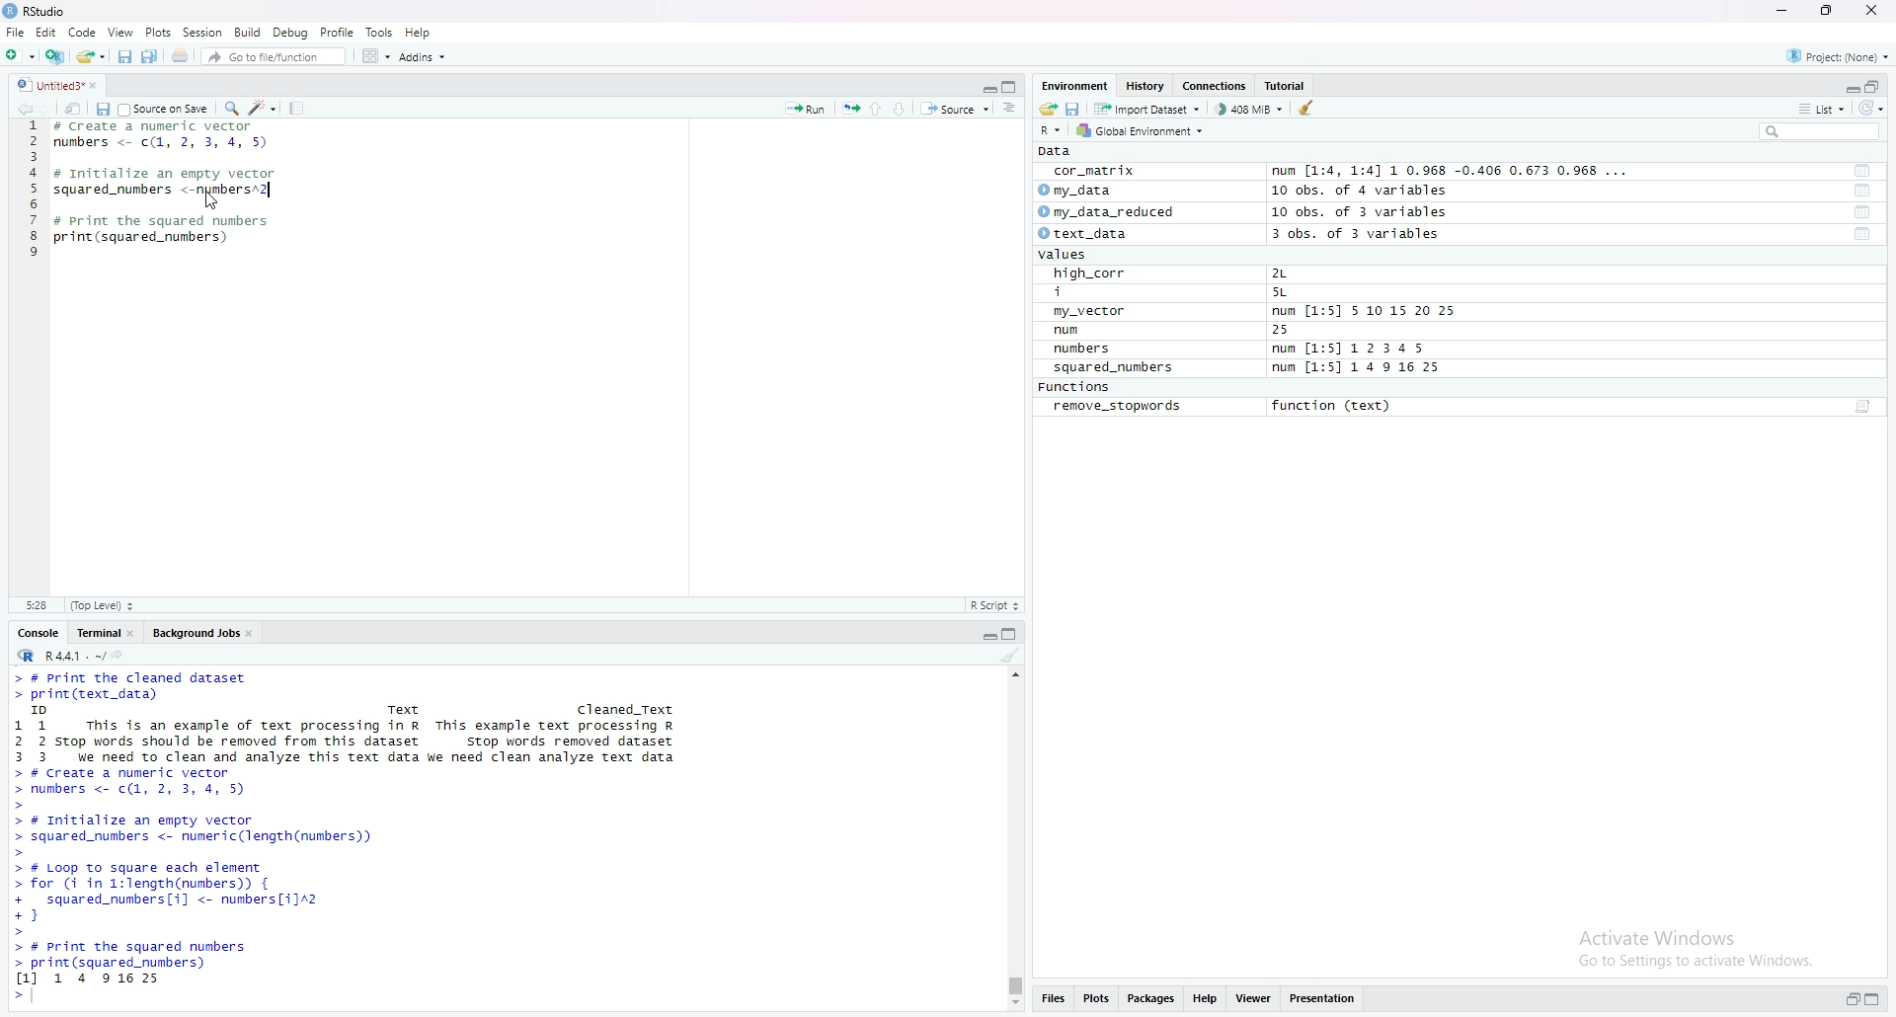 The height and width of the screenshot is (1017, 1896). I want to click on Viewer, so click(1254, 1000).